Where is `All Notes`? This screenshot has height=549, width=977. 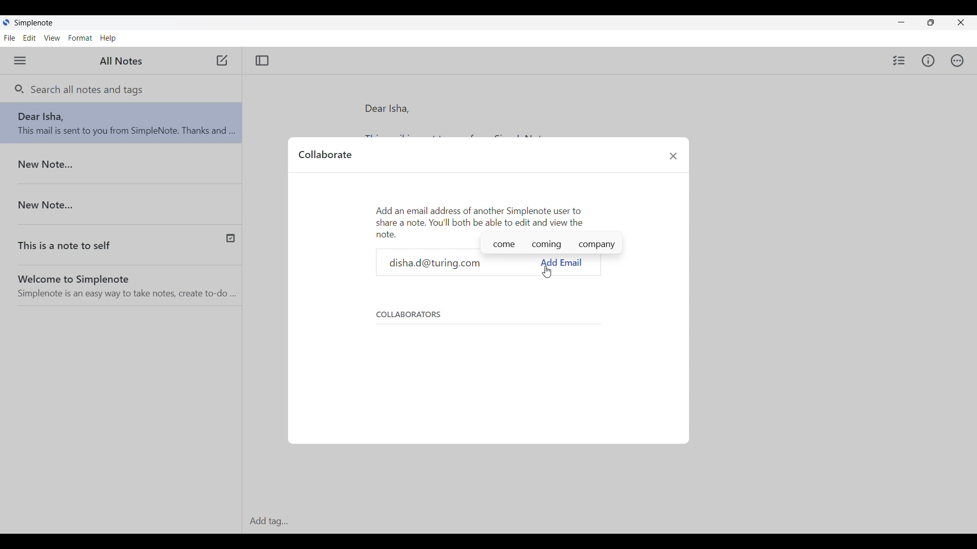
All Notes is located at coordinates (120, 62).